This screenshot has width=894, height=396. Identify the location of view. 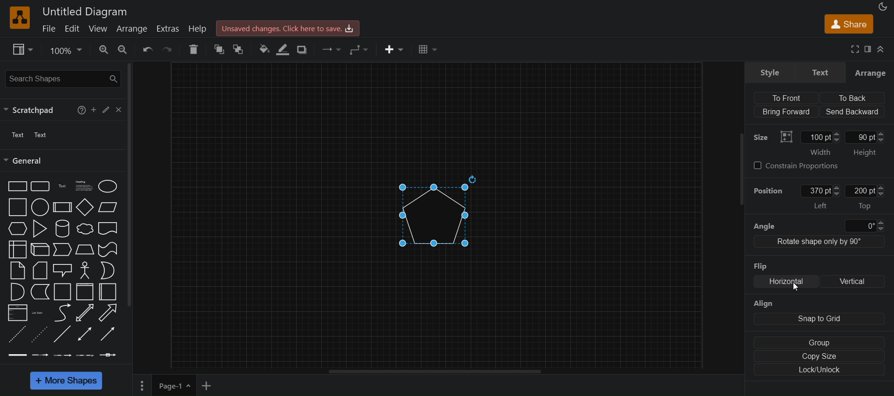
(23, 50).